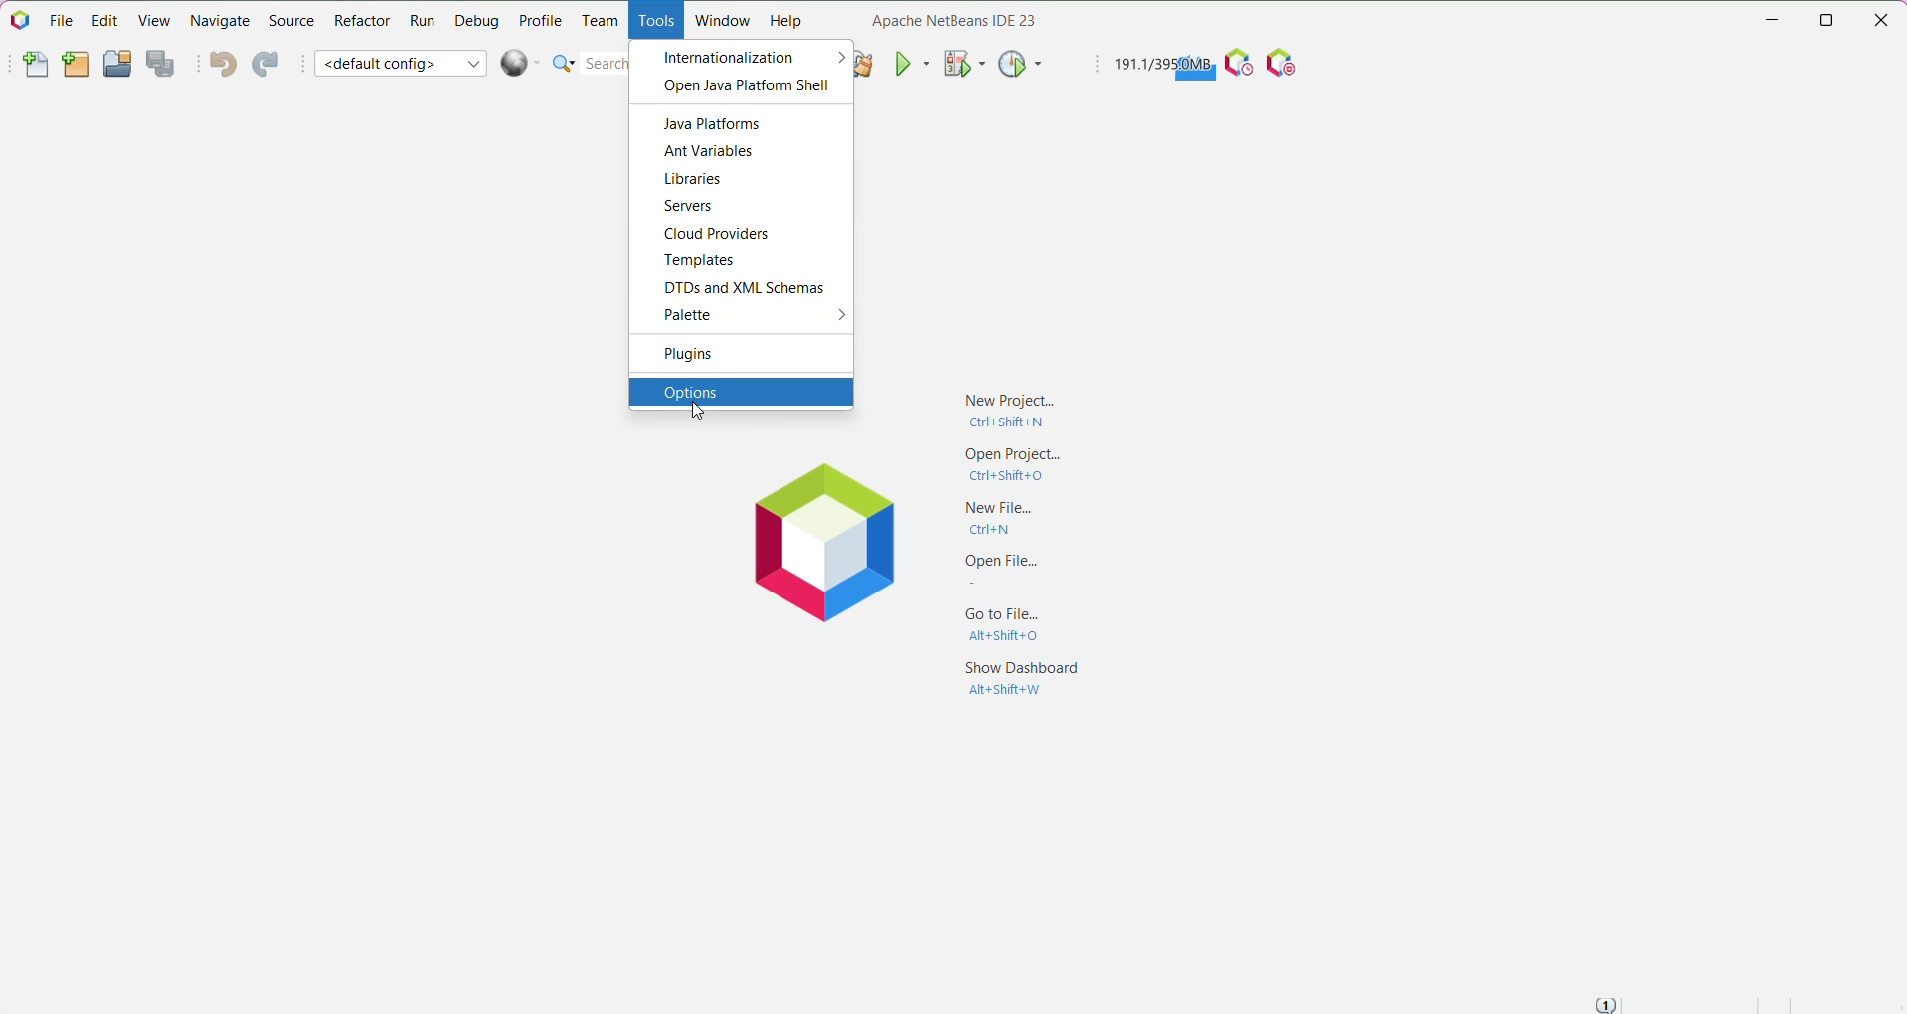 Image resolution: width=1907 pixels, height=1014 pixels. Describe the element at coordinates (837, 55) in the screenshot. I see `More options` at that location.